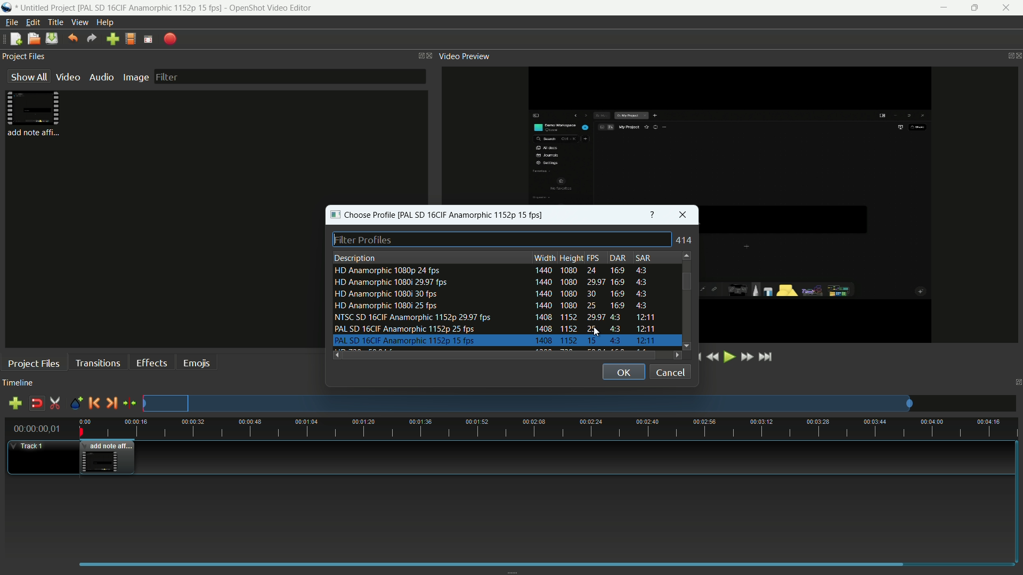 This screenshot has width=1023, height=575. Describe the element at coordinates (494, 341) in the screenshot. I see `profile-7` at that location.